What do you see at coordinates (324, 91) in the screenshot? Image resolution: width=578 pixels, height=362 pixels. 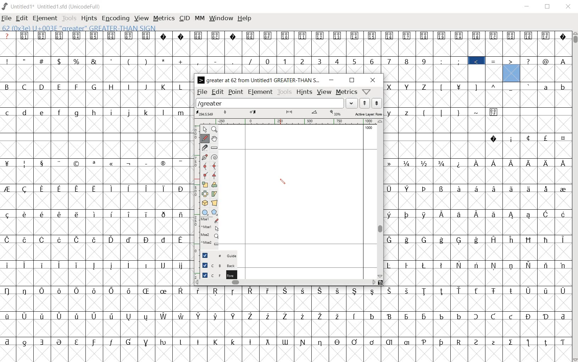 I see `view` at bounding box center [324, 91].